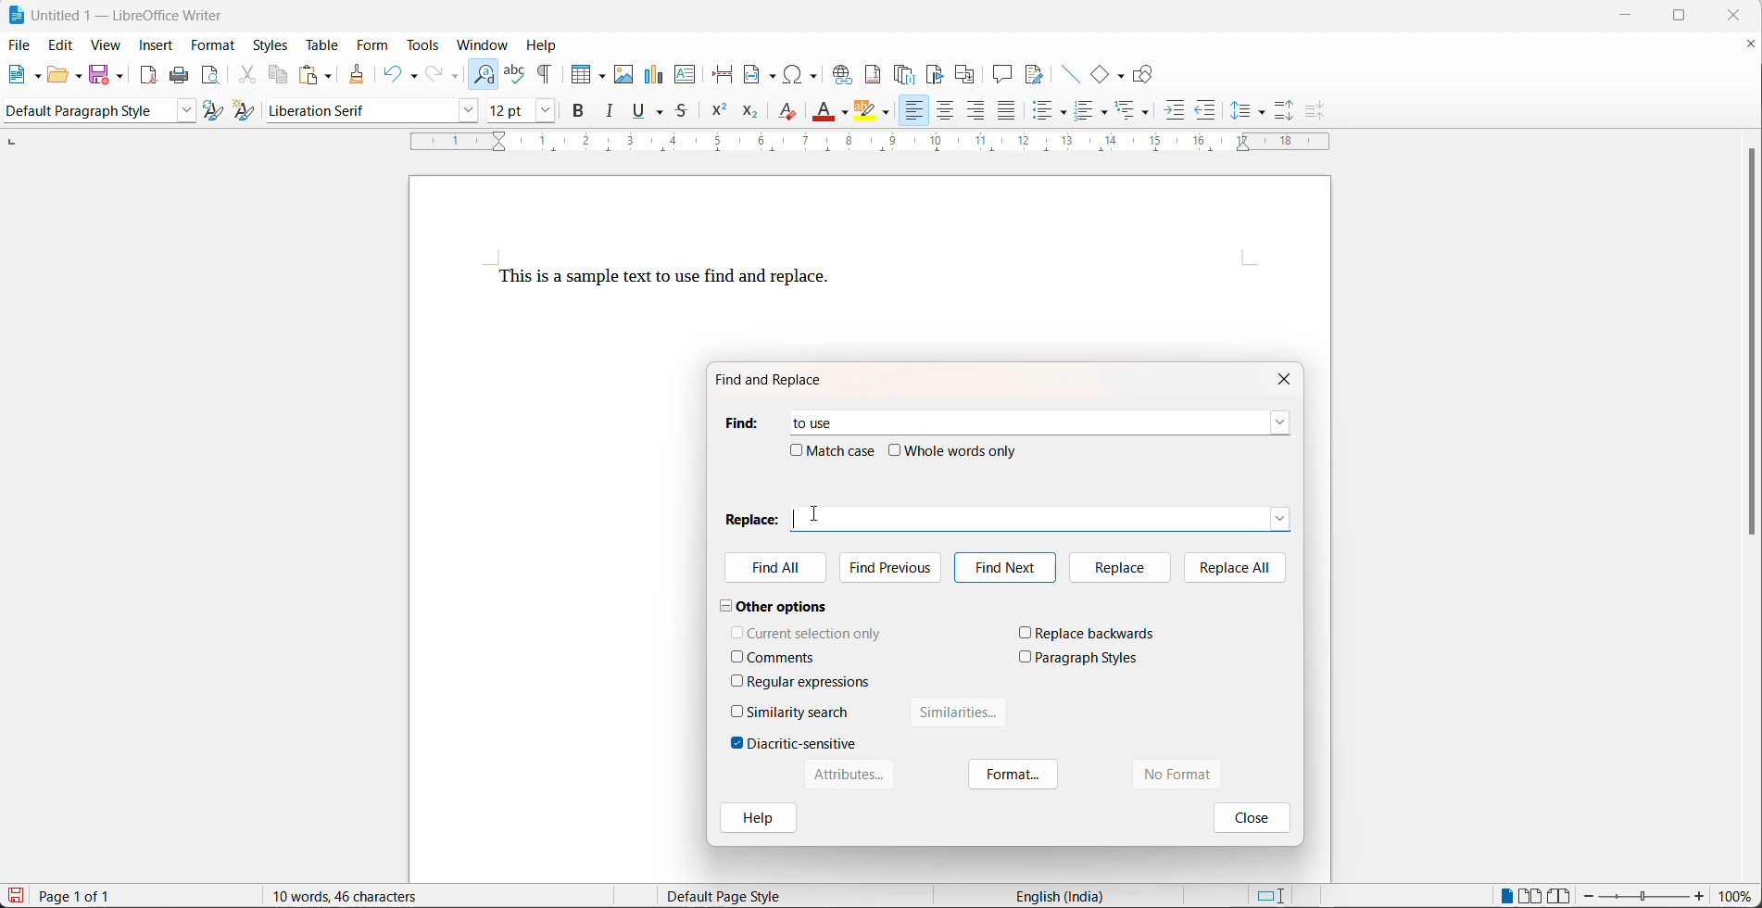  I want to click on insert chart, so click(656, 72).